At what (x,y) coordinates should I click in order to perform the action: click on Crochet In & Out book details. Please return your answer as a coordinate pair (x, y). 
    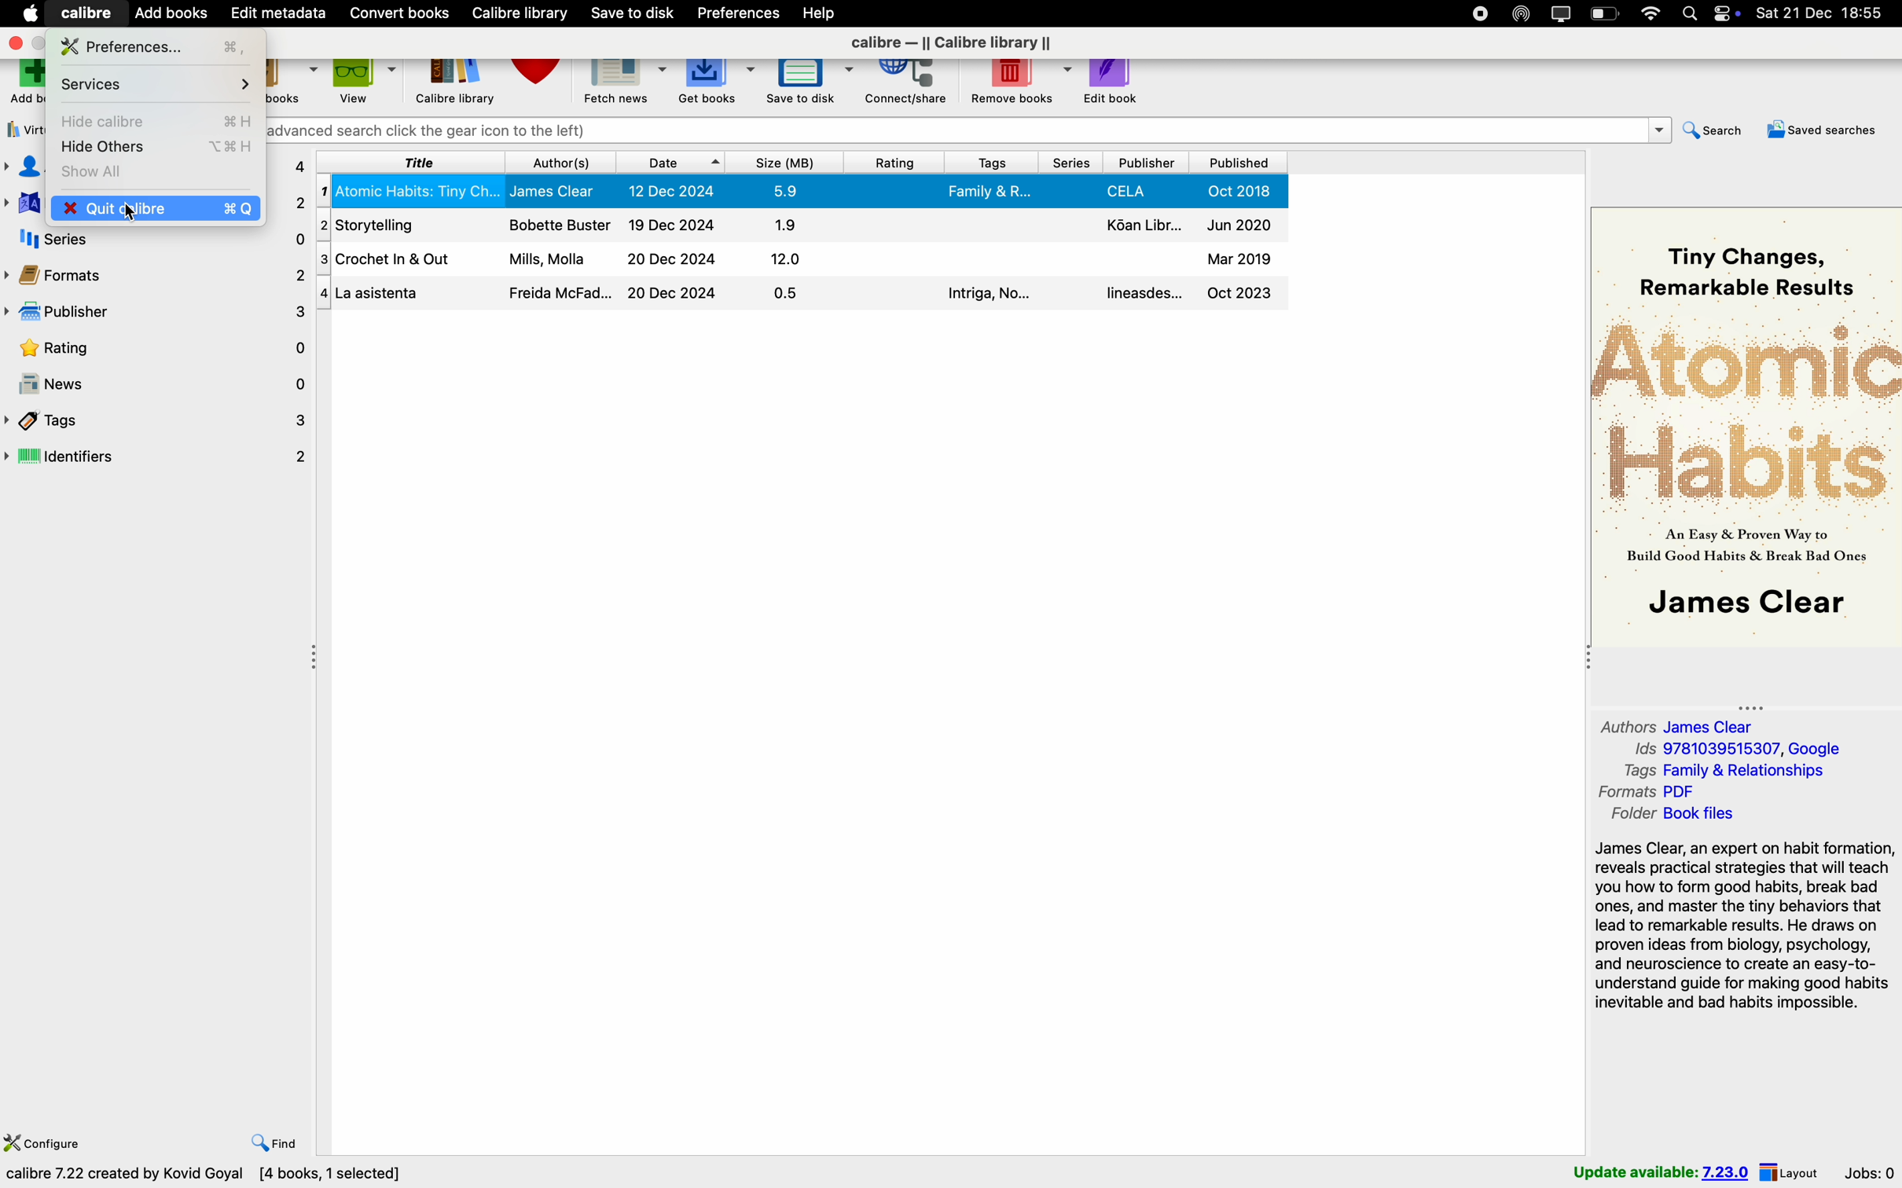
    Looking at the image, I should click on (802, 256).